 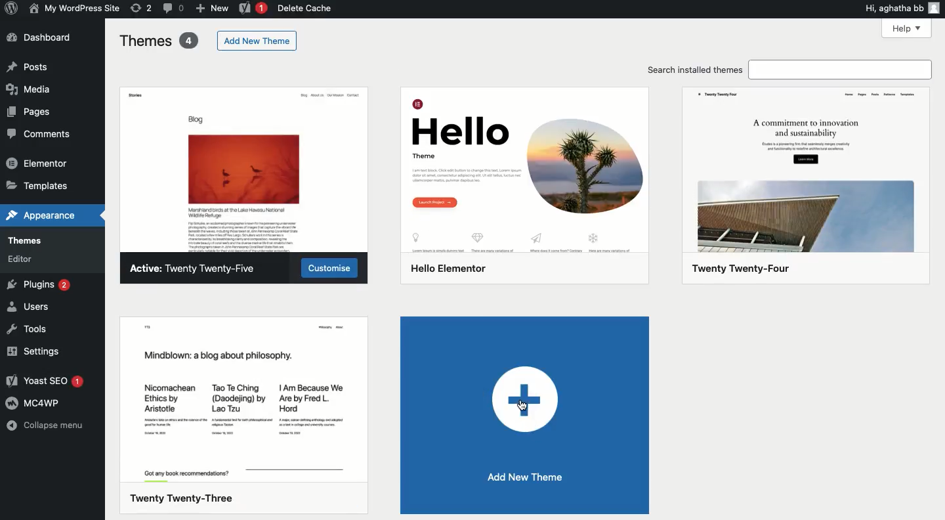 What do you see at coordinates (243, 169) in the screenshot?
I see `Active theme` at bounding box center [243, 169].